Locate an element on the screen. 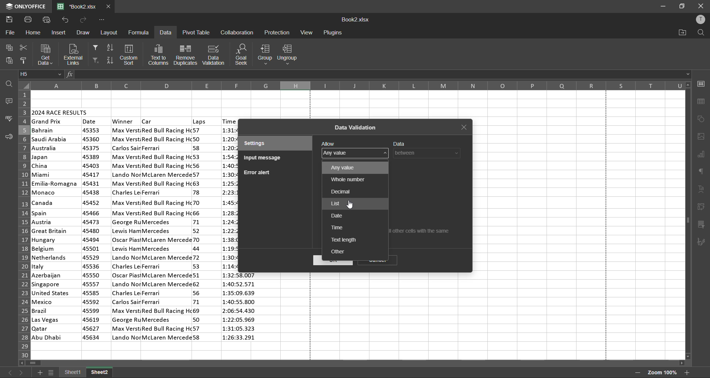  time is located at coordinates (338, 227).